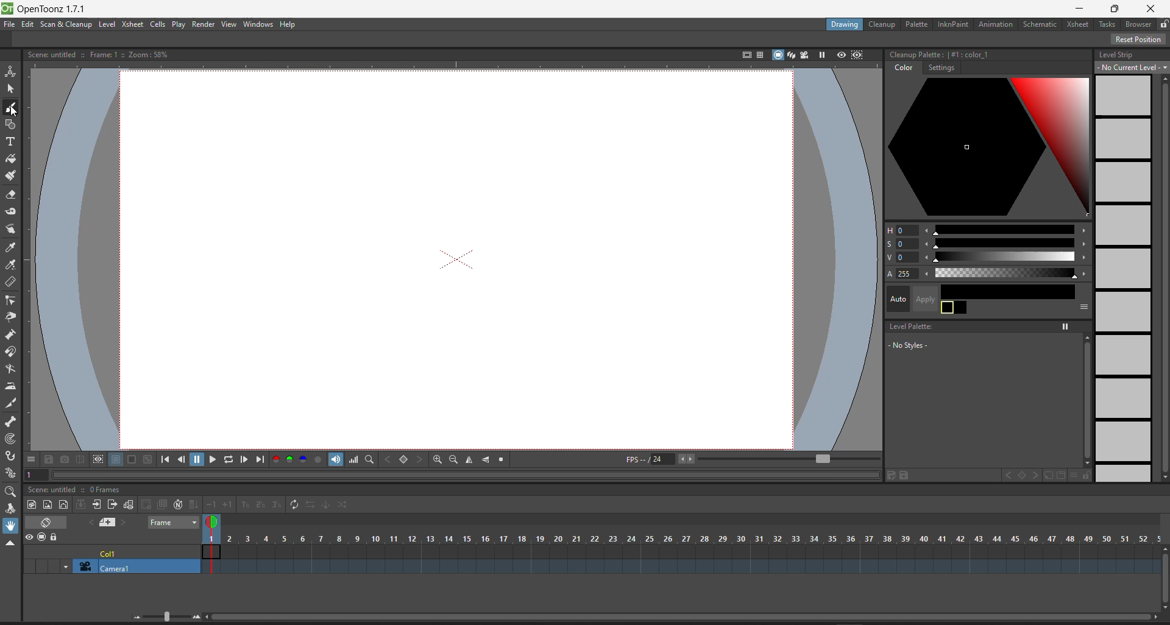 The image size is (1170, 625). I want to click on histogram, so click(353, 459).